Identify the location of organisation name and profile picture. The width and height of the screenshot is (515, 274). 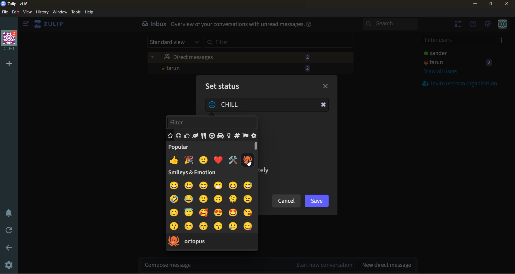
(8, 42).